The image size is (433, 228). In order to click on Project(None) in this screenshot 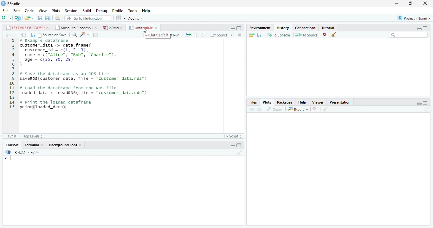, I will do `click(414, 18)`.